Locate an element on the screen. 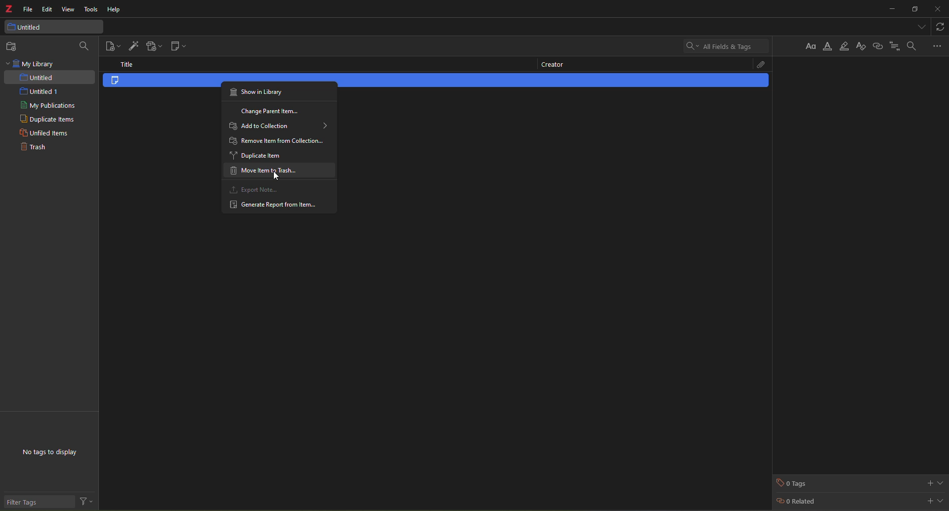  sync is located at coordinates (942, 26).